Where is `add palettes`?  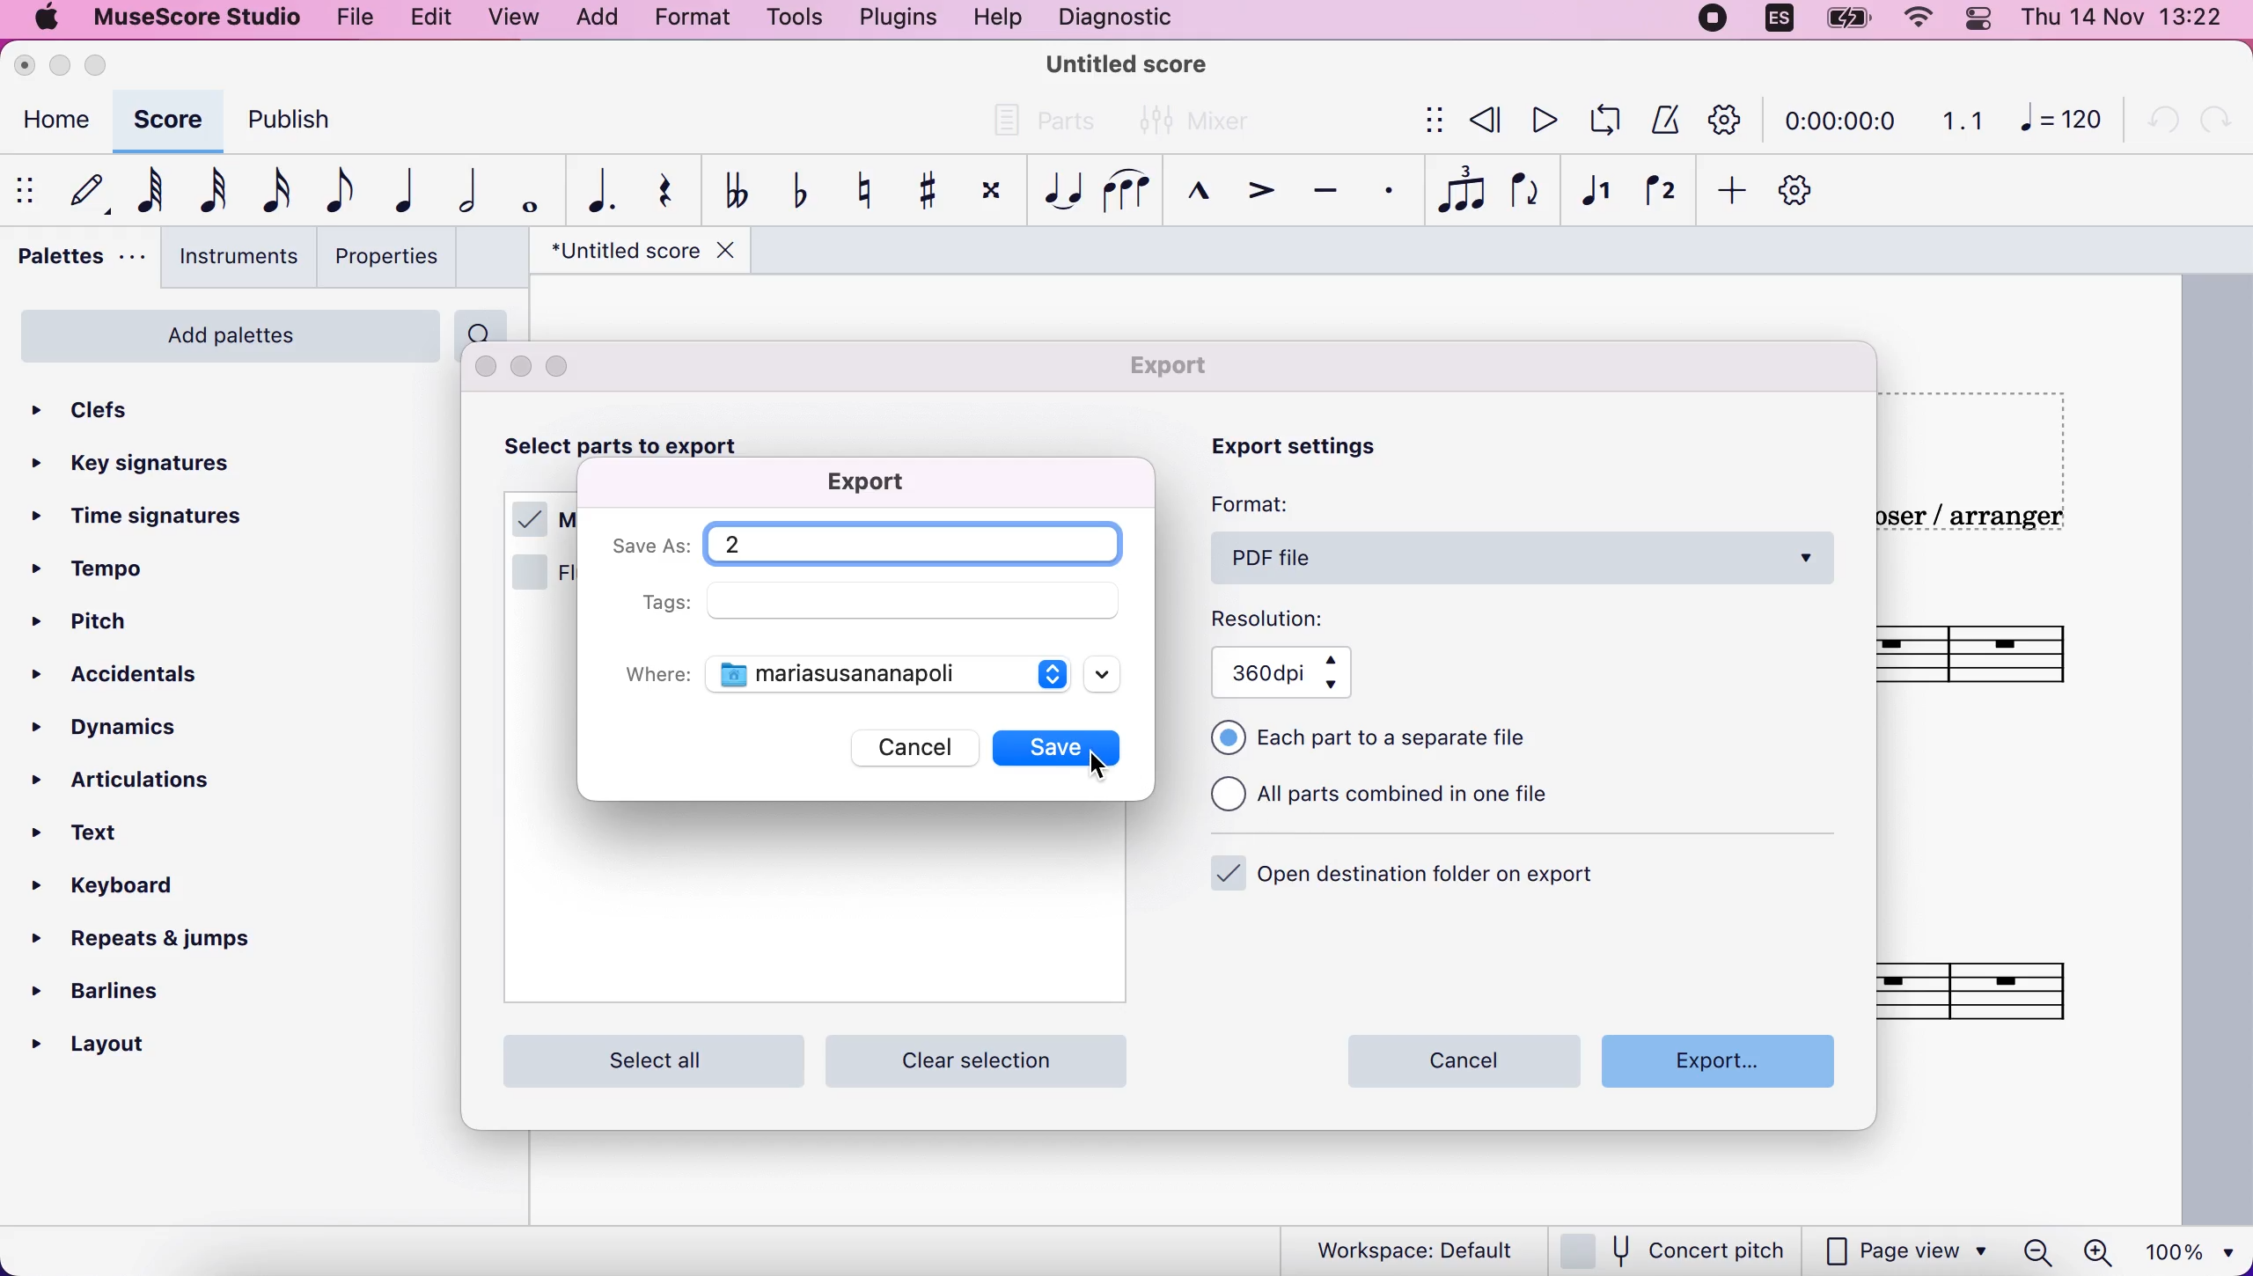
add palettes is located at coordinates (230, 334).